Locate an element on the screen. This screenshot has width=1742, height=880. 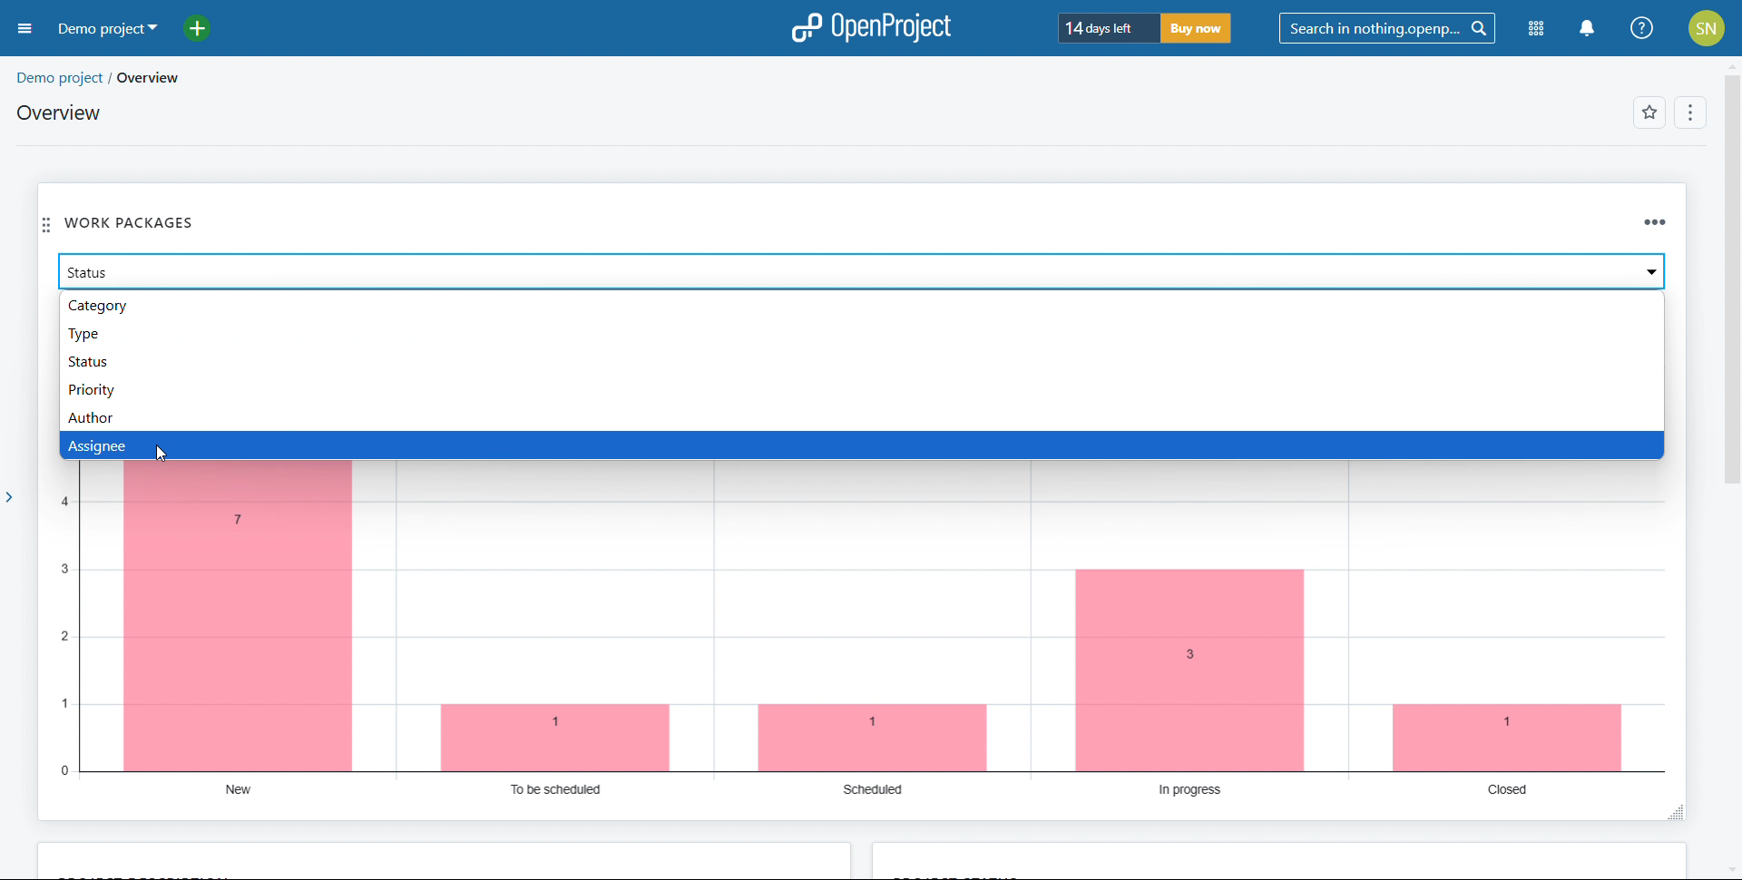
assignee is located at coordinates (863, 445).